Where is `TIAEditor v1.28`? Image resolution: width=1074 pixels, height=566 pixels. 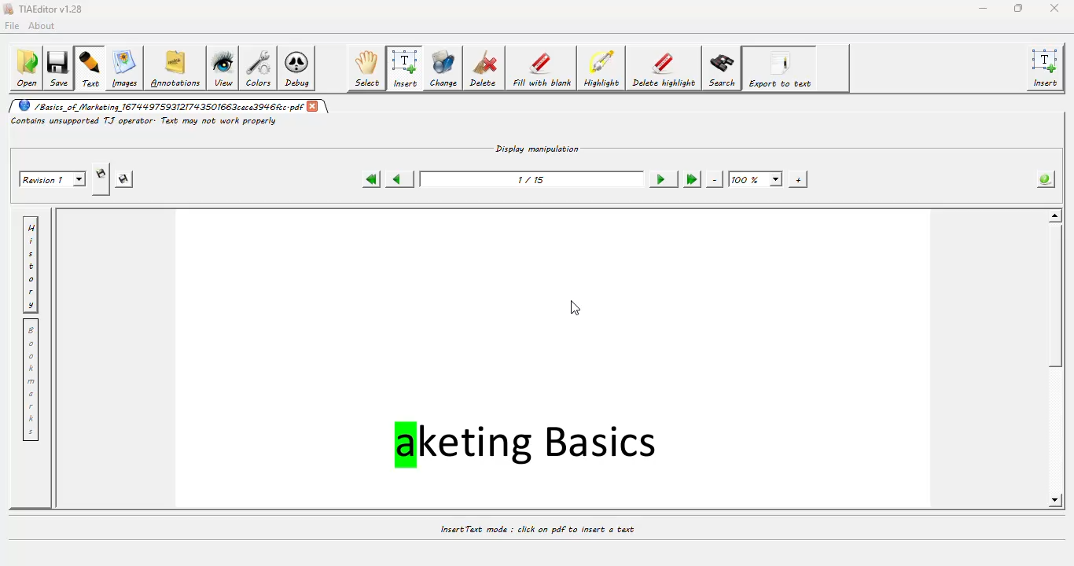 TIAEditor v1.28 is located at coordinates (44, 9).